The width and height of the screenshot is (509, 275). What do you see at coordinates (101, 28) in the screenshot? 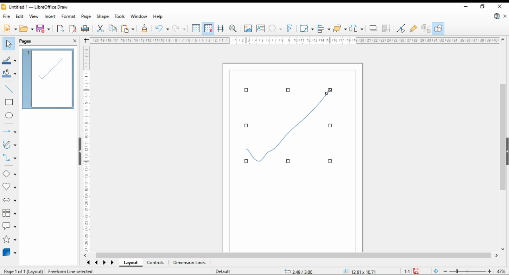
I see `cut` at bounding box center [101, 28].